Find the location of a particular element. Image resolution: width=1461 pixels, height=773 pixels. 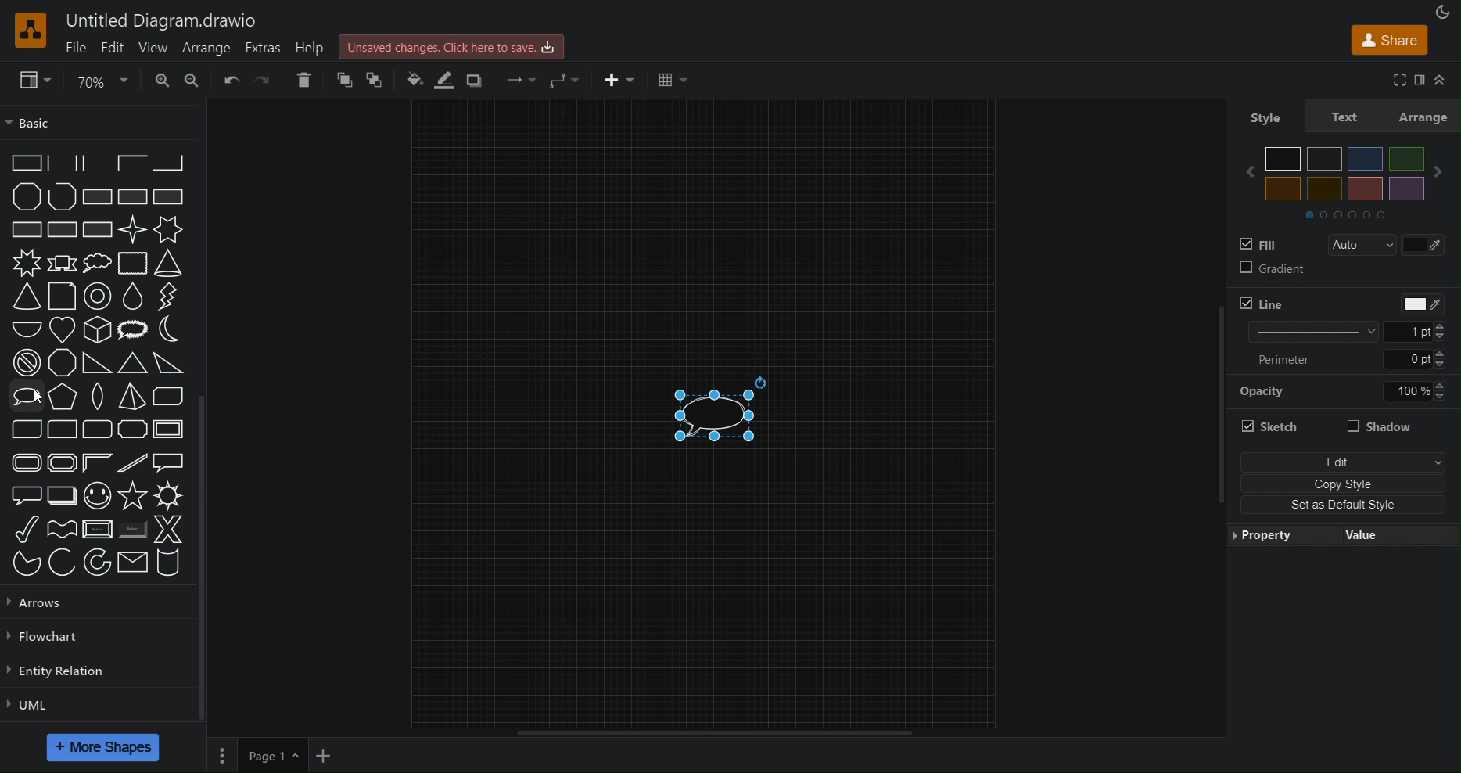

Copy Style is located at coordinates (1342, 483).